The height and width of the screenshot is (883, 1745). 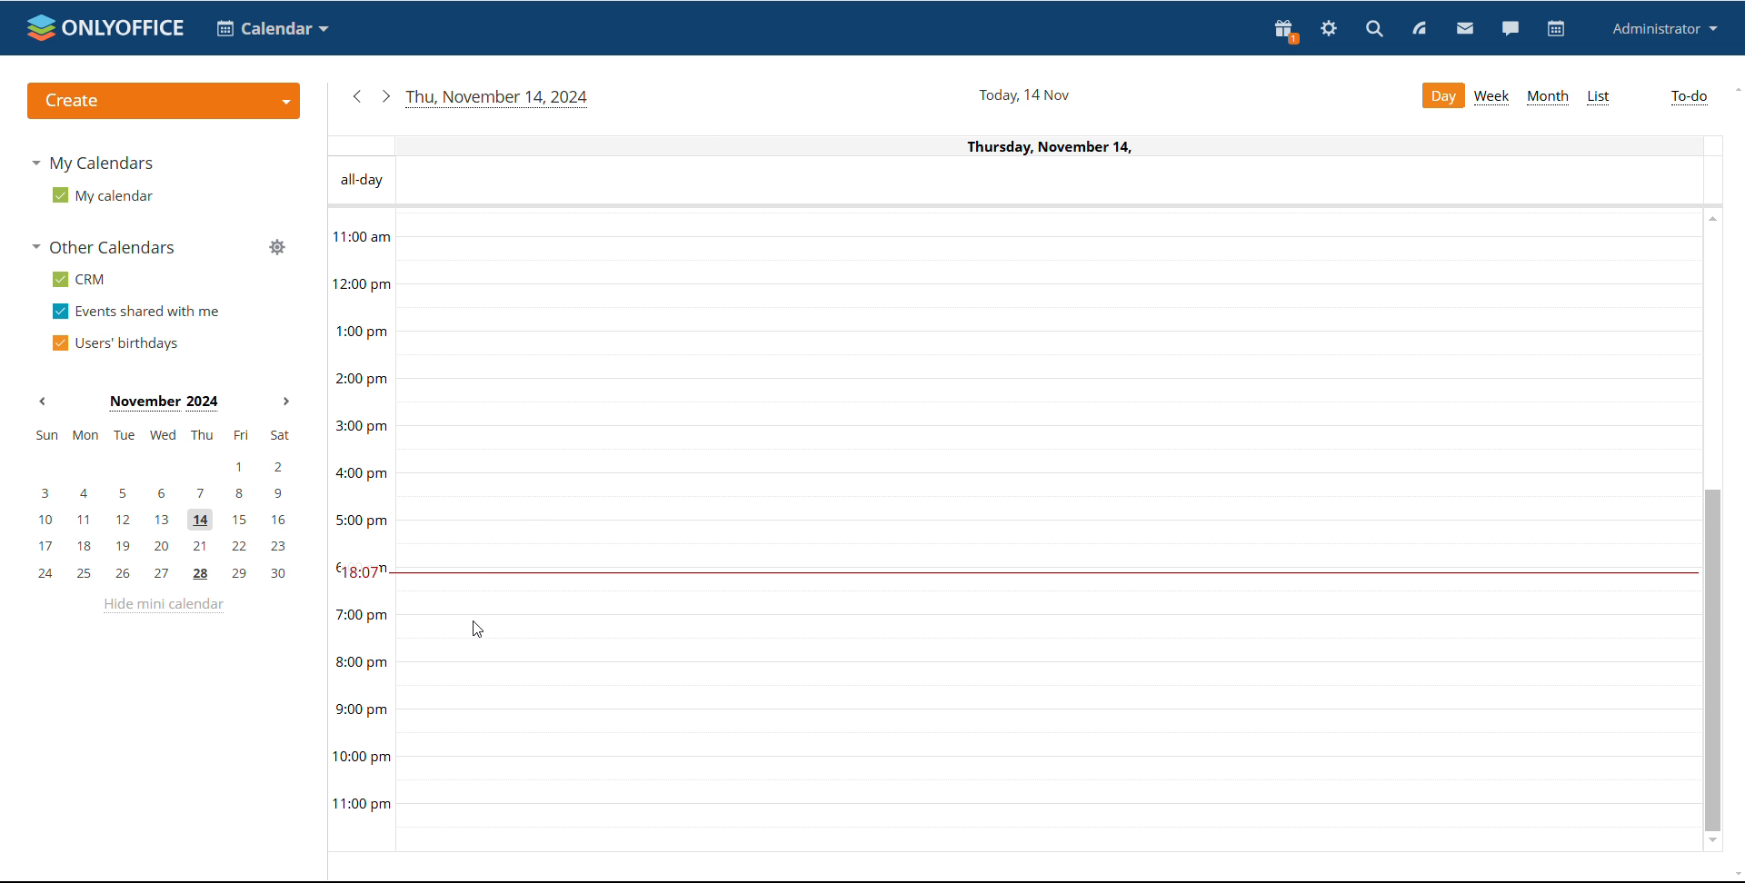 I want to click on timeline, so click(x=362, y=530).